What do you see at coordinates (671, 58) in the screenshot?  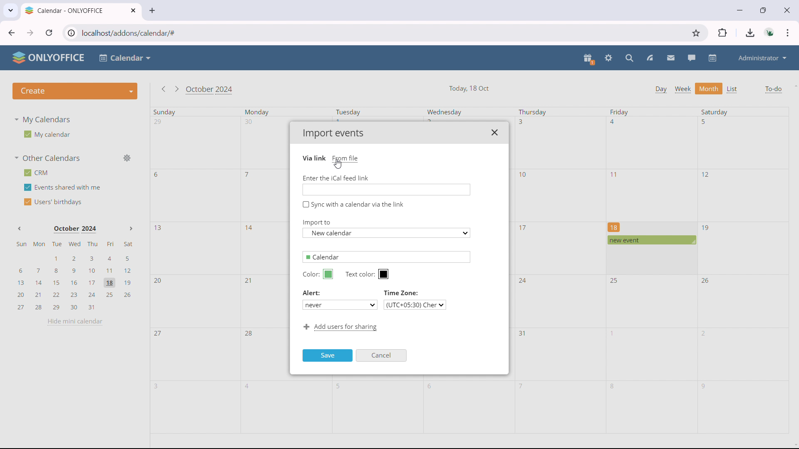 I see `mail` at bounding box center [671, 58].